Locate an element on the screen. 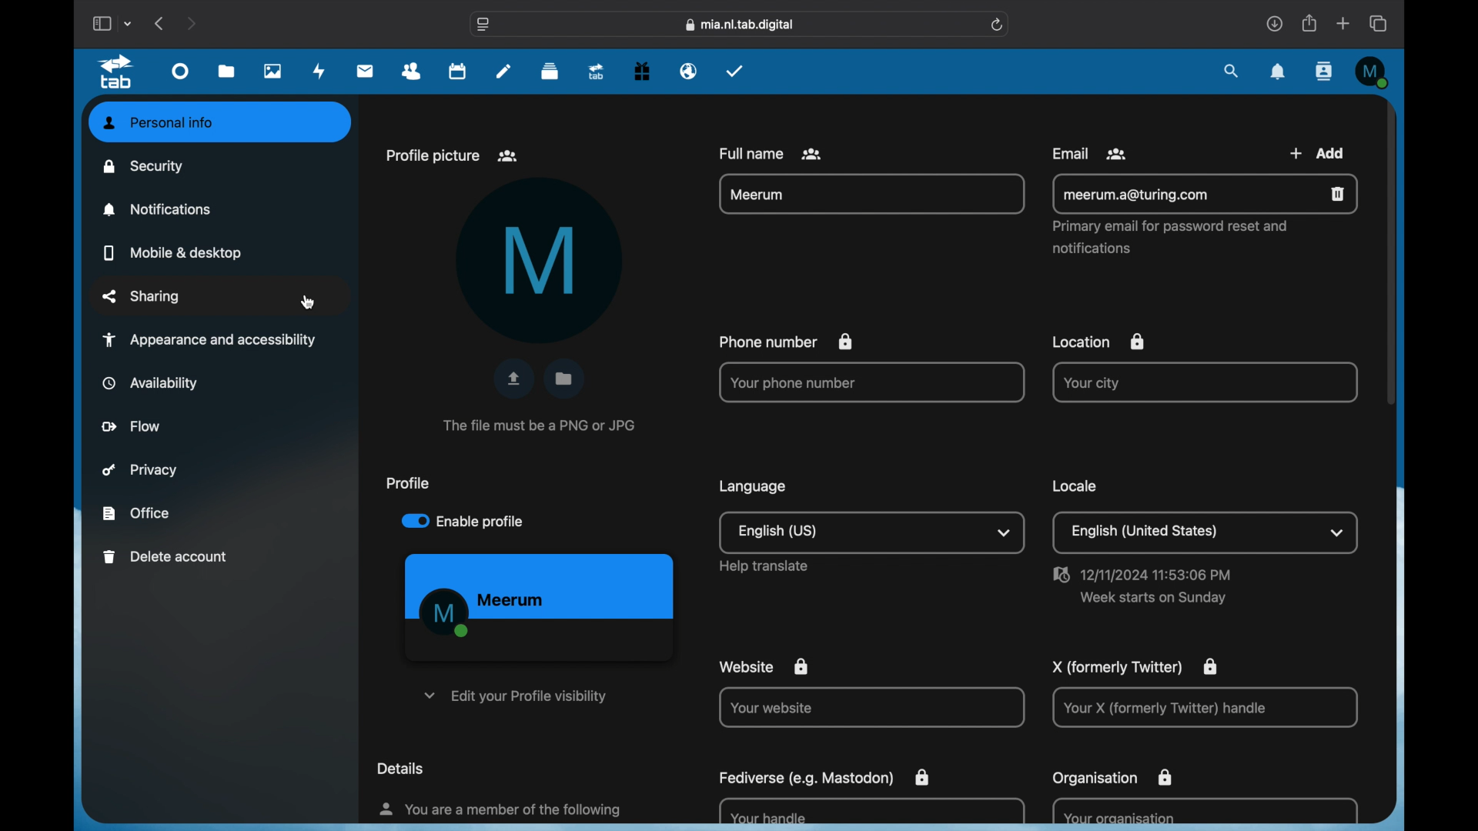 The image size is (1478, 831). Your city is located at coordinates (1205, 384).